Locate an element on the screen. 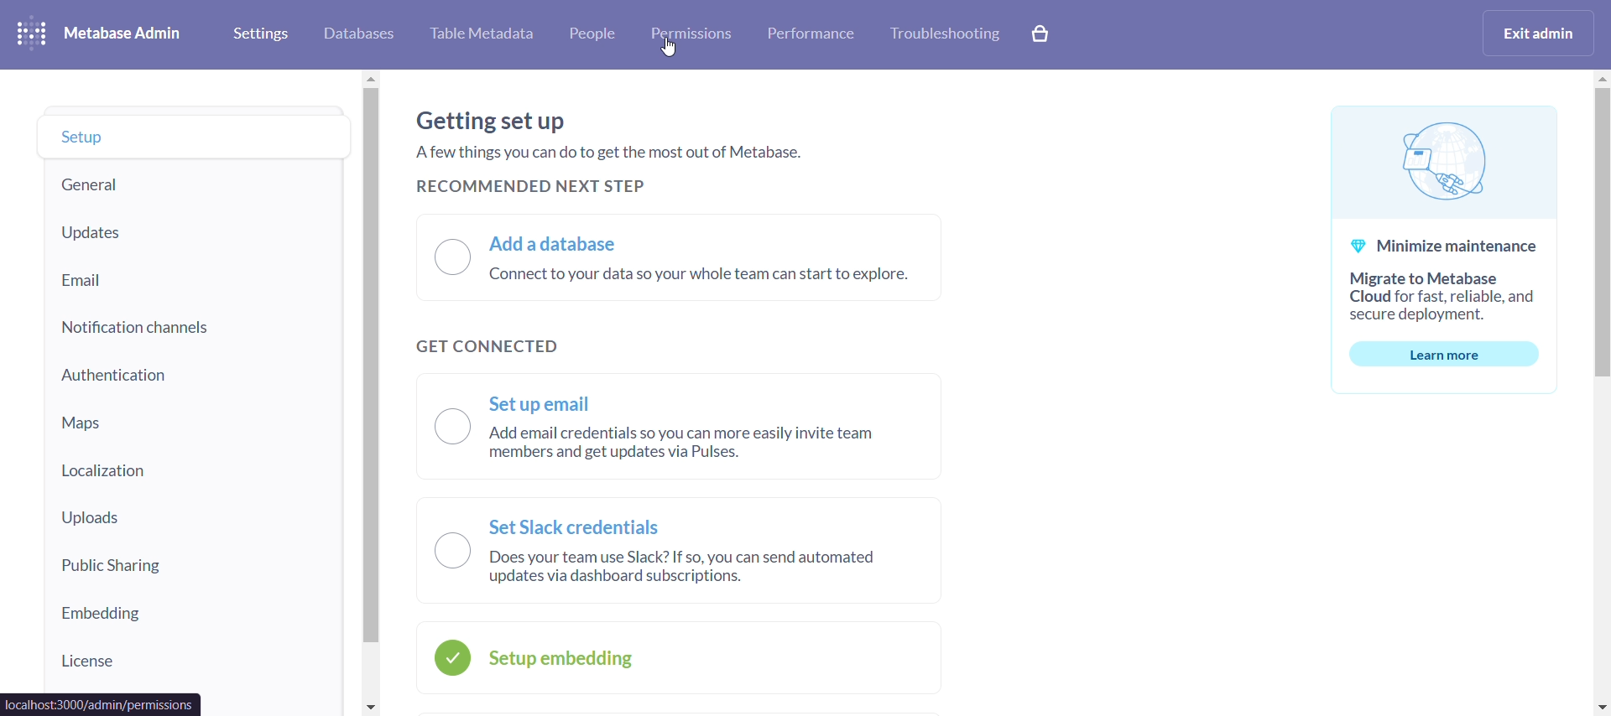 This screenshot has height=716, width=1611. setup is located at coordinates (196, 136).